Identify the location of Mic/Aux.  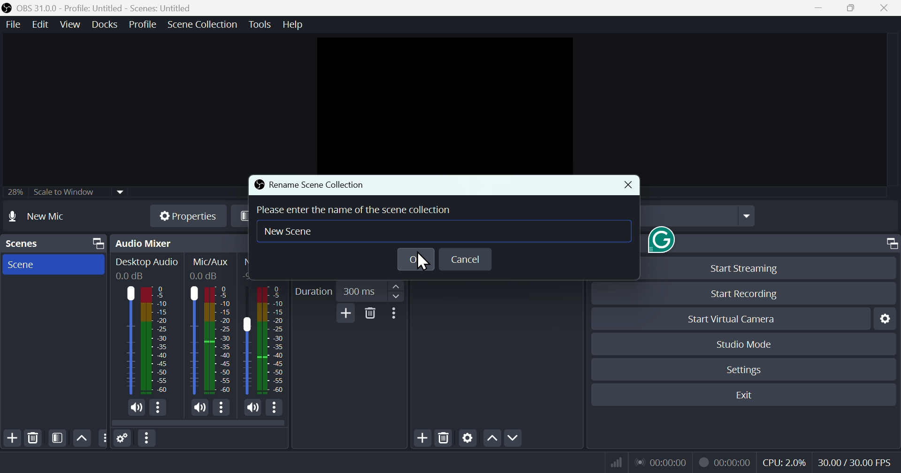
(212, 262).